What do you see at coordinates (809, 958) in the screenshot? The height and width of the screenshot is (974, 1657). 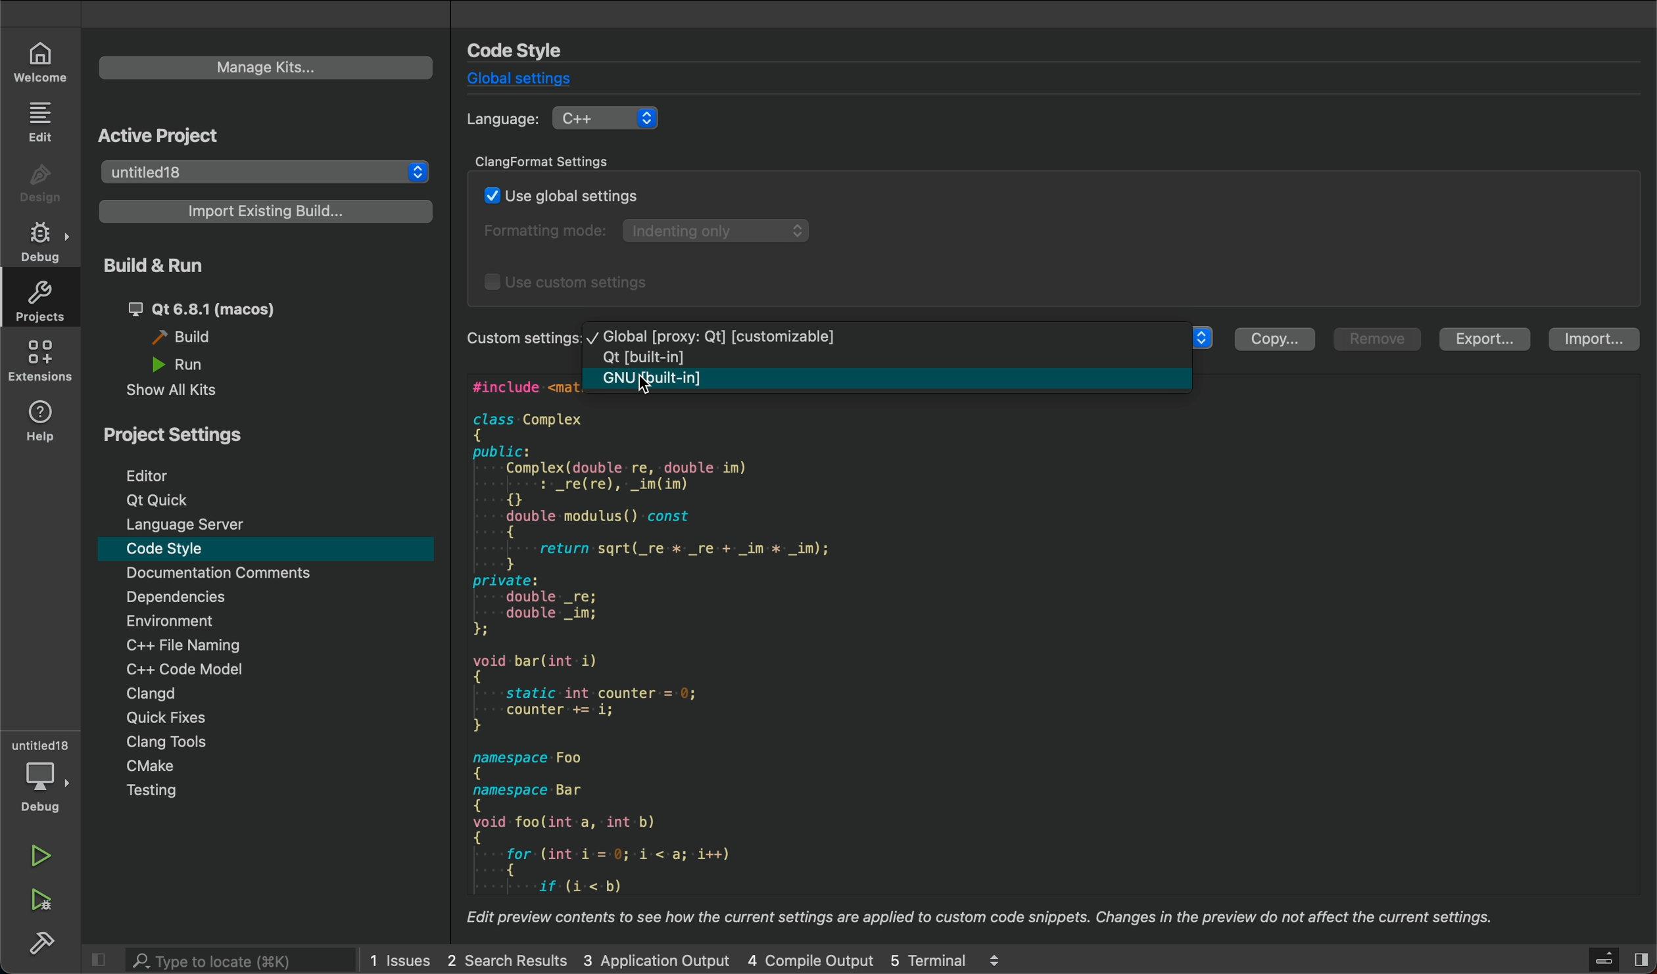 I see `4 Compile Output` at bounding box center [809, 958].